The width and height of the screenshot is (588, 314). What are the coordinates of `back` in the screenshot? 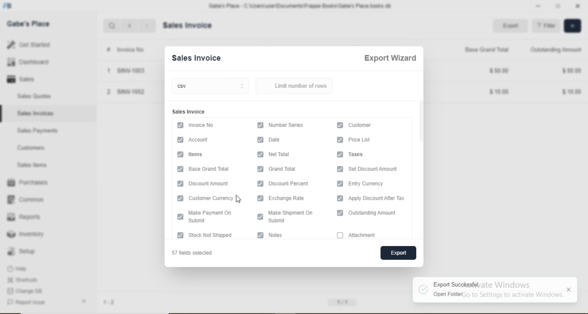 It's located at (130, 26).